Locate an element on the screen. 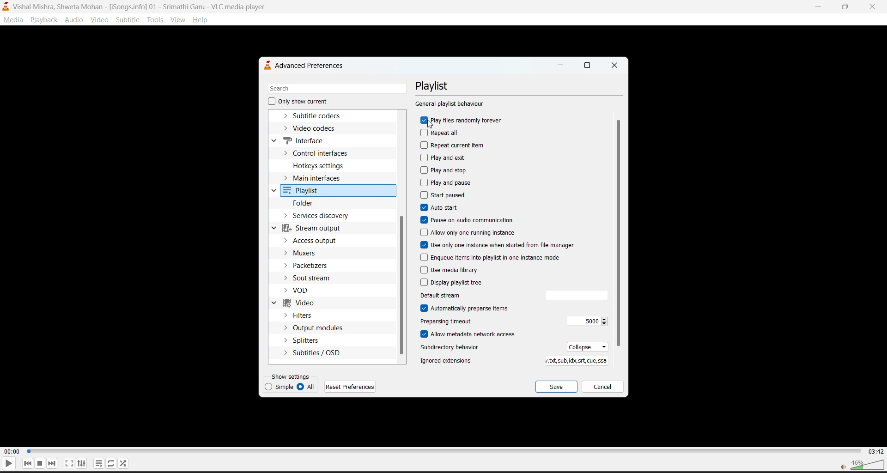 This screenshot has width=887, height=473. play and stop is located at coordinates (443, 170).